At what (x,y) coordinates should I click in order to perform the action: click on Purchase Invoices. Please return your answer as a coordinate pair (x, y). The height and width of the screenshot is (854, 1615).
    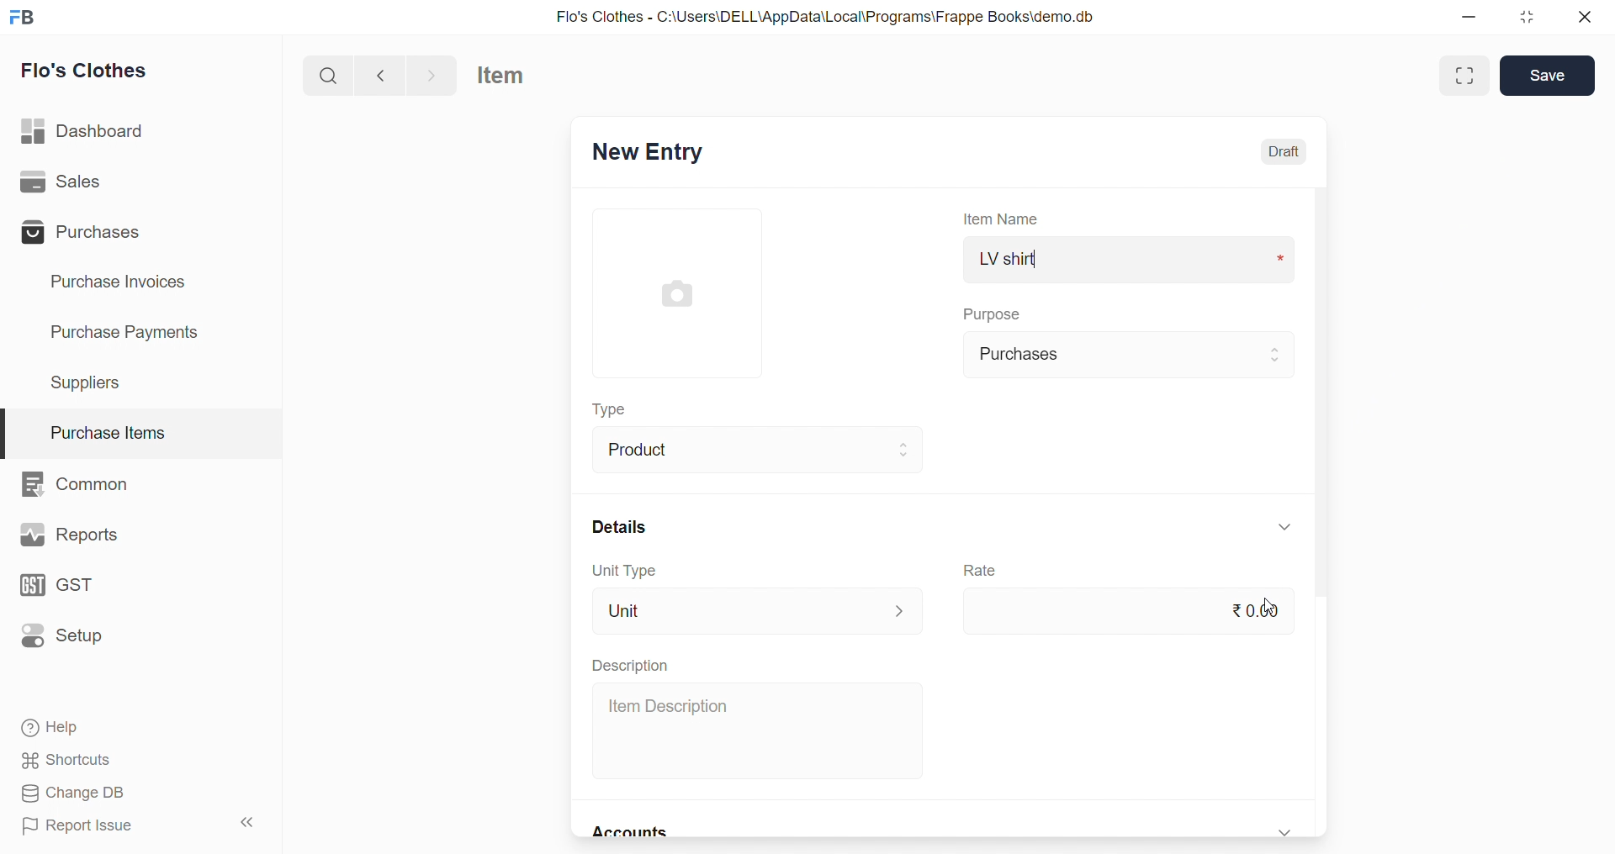
    Looking at the image, I should click on (130, 282).